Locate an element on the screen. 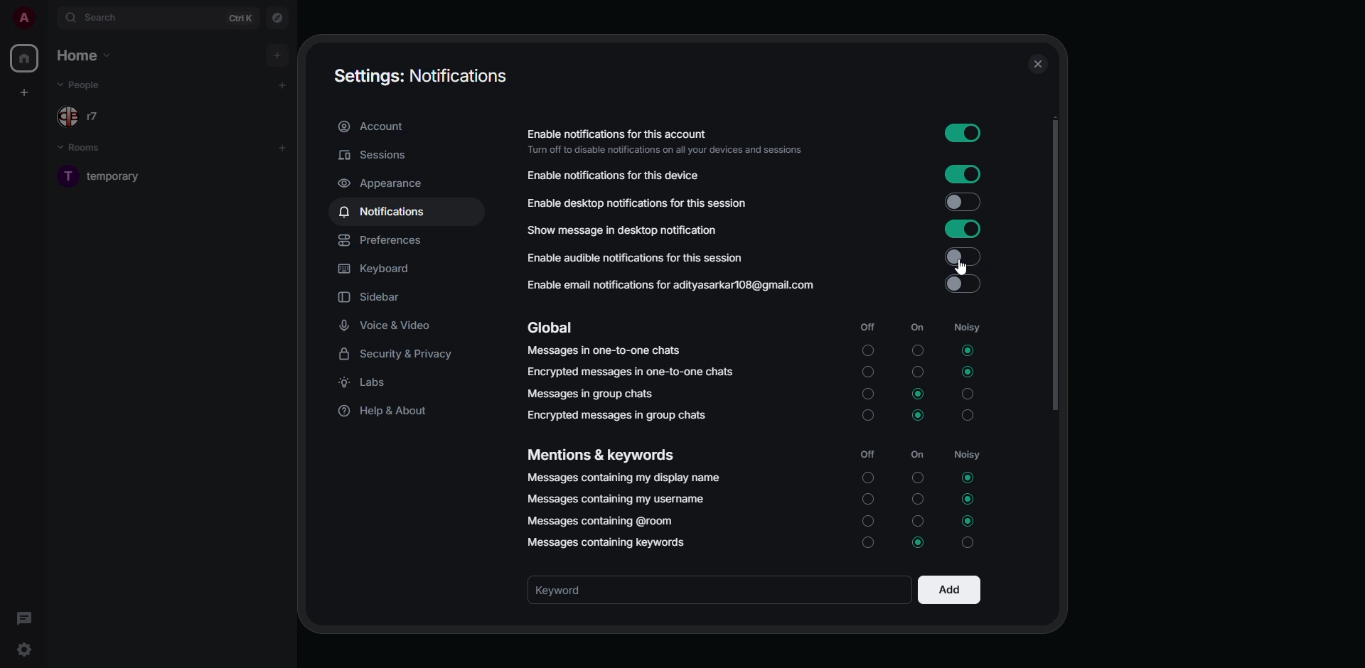 The width and height of the screenshot is (1365, 668). people is located at coordinates (85, 85).